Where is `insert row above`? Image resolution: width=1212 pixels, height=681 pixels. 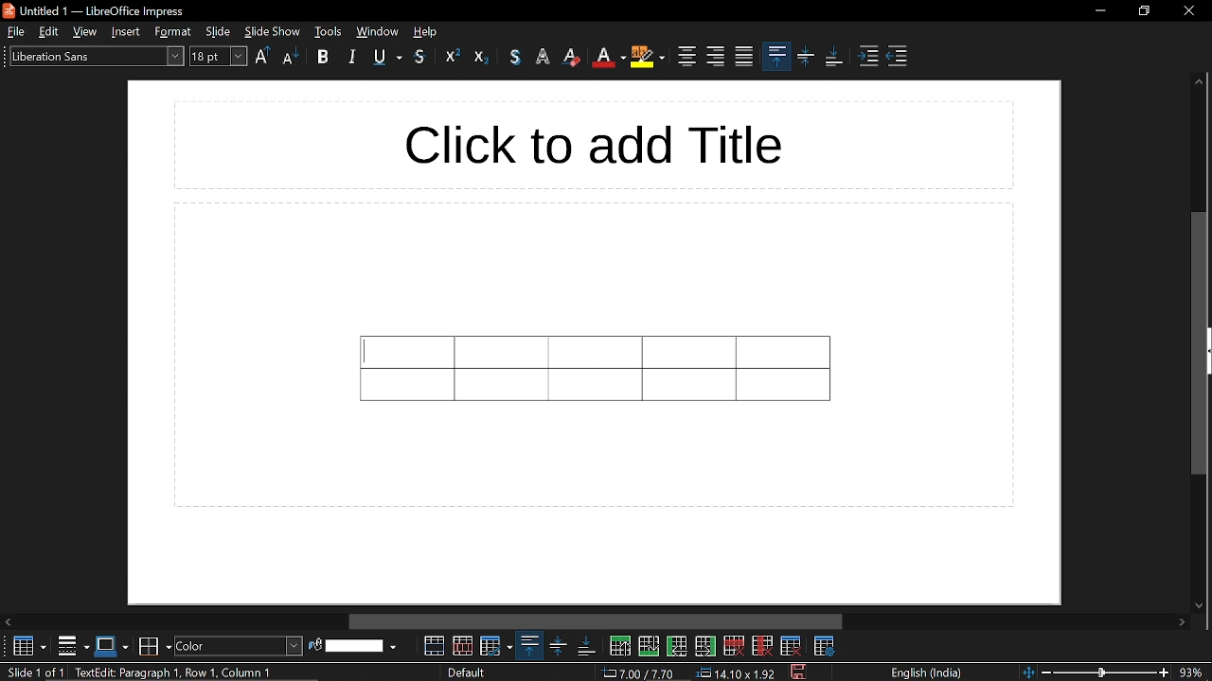
insert row above is located at coordinates (619, 645).